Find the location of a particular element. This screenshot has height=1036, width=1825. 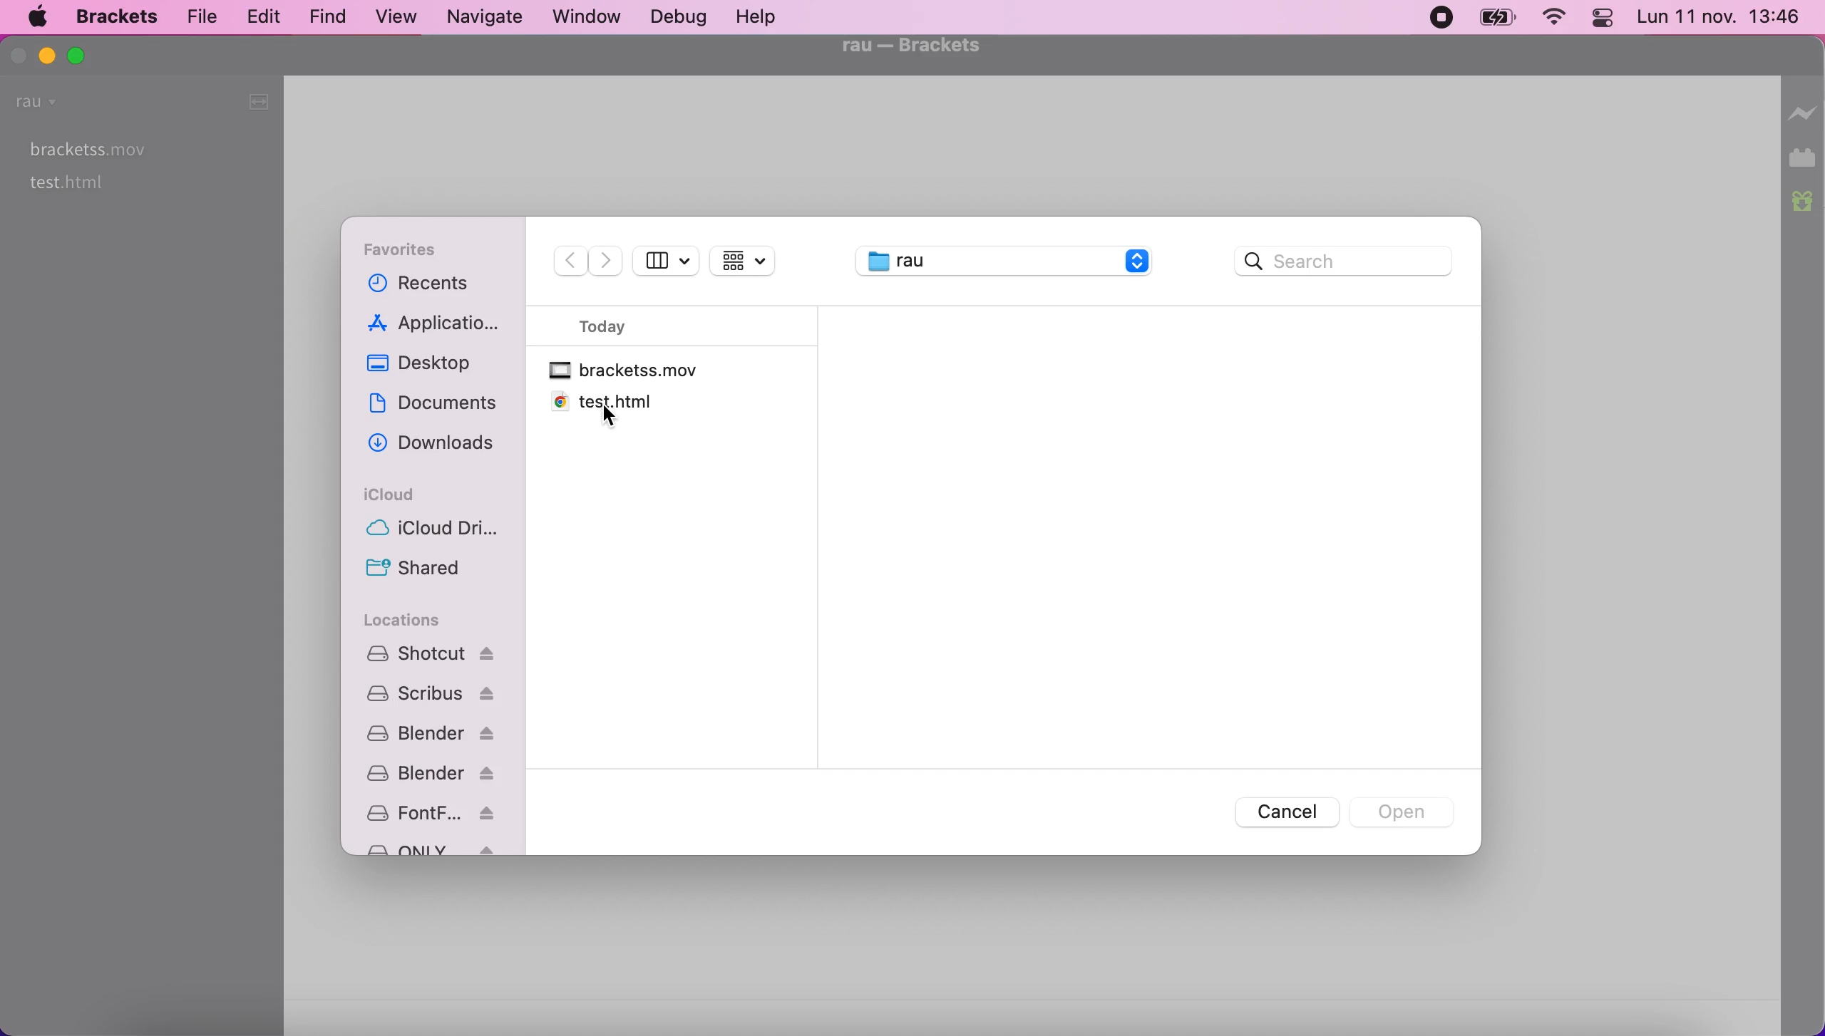

rau is located at coordinates (39, 103).